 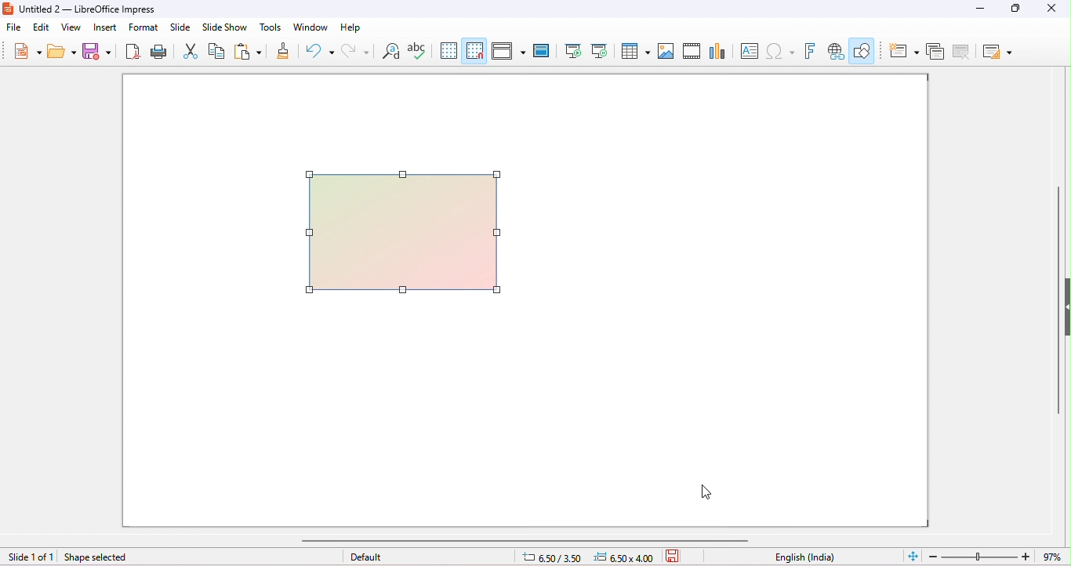 I want to click on 6.50x4.00 (object size), so click(x=626, y=557).